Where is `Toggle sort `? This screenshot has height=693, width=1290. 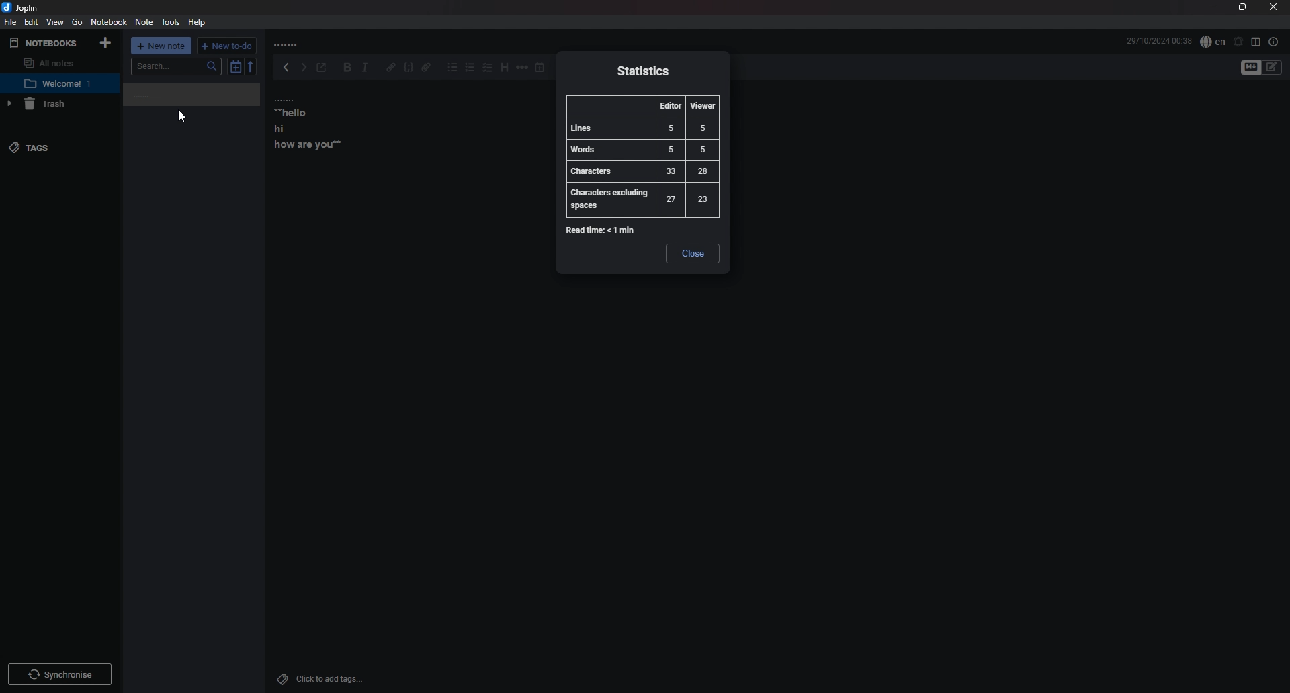
Toggle sort  is located at coordinates (236, 66).